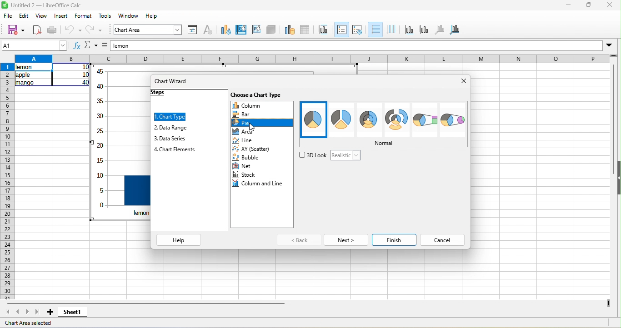  What do you see at coordinates (245, 174) in the screenshot?
I see `stock` at bounding box center [245, 174].